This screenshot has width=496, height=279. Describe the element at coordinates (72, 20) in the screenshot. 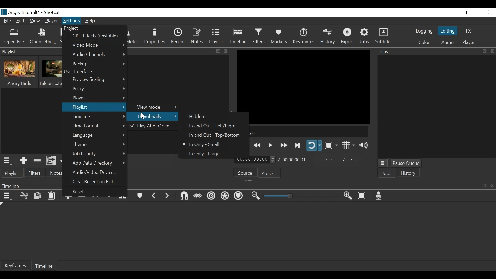

I see `Settings` at that location.